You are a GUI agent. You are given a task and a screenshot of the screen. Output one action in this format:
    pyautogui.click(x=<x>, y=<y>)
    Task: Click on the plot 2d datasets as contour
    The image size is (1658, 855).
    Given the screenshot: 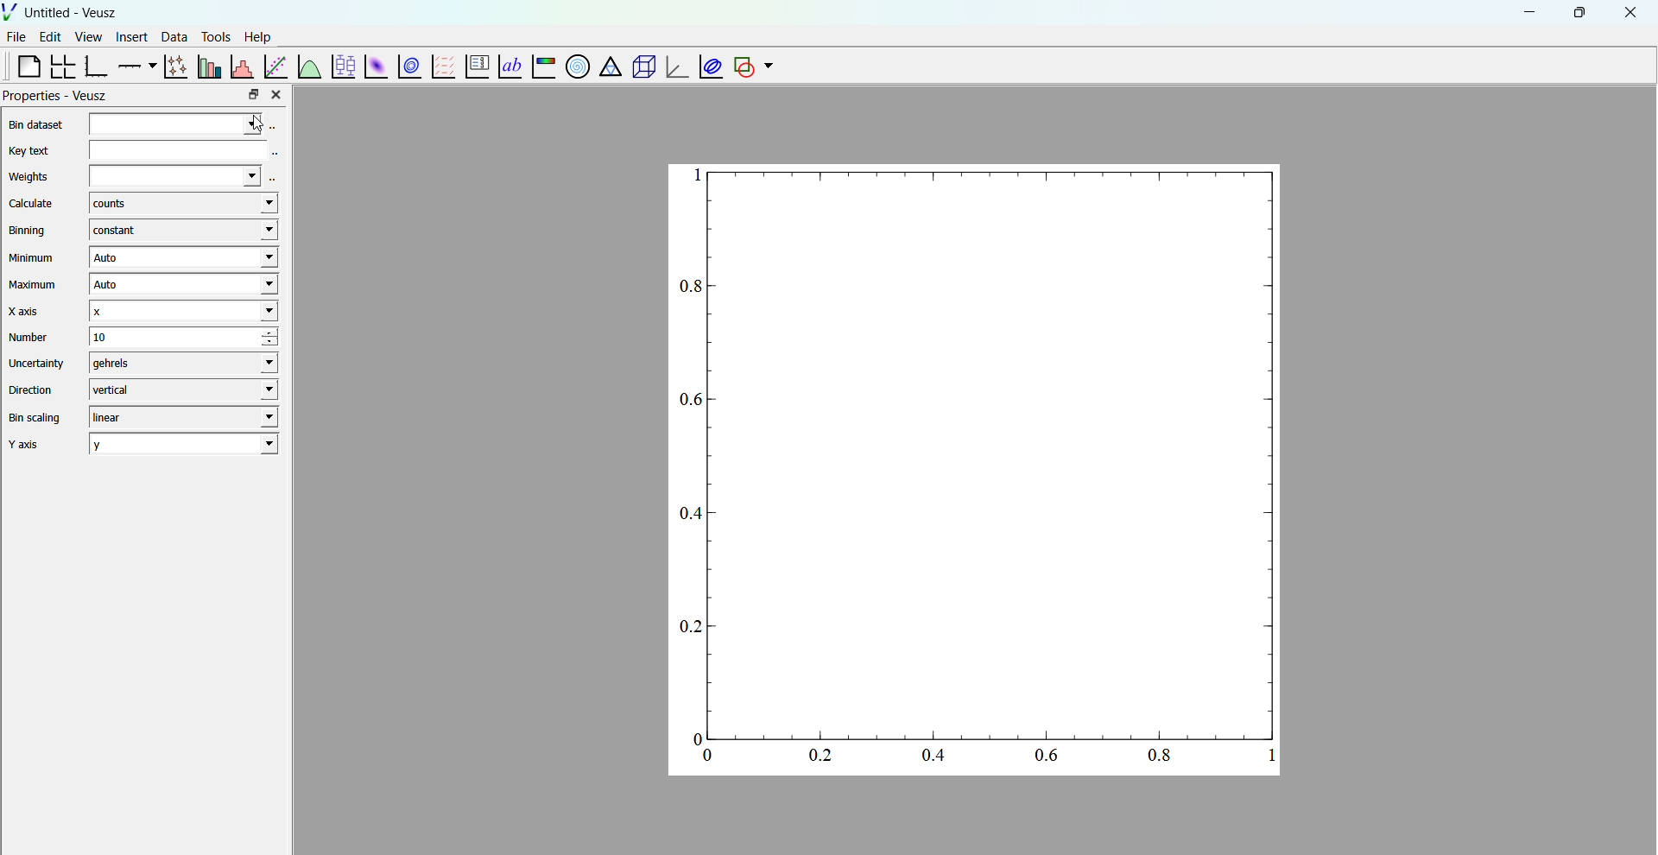 What is the action you would take?
    pyautogui.click(x=410, y=67)
    